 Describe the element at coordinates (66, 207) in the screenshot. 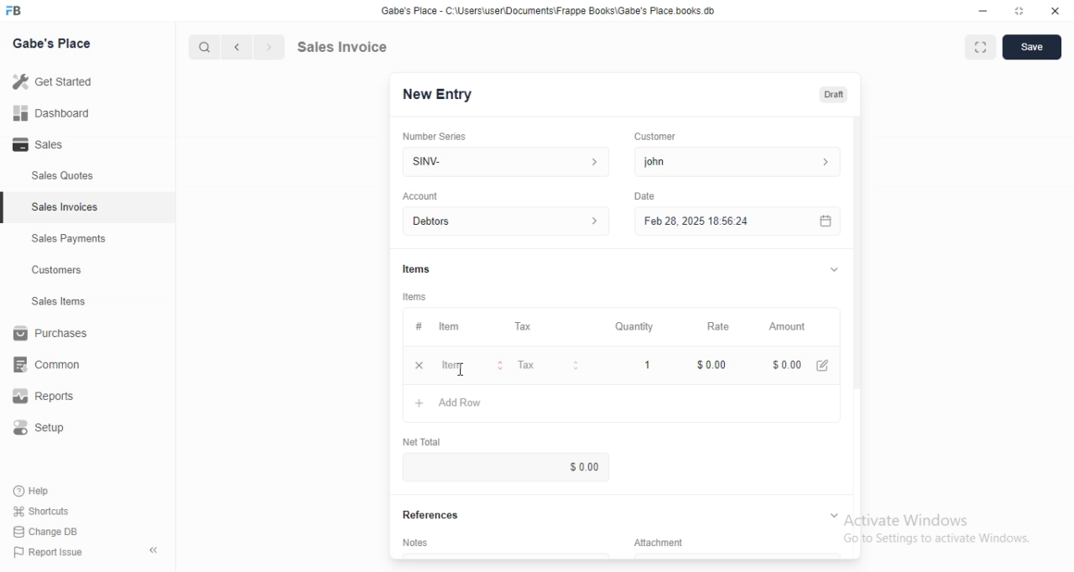

I see `Sales Invoices` at that location.